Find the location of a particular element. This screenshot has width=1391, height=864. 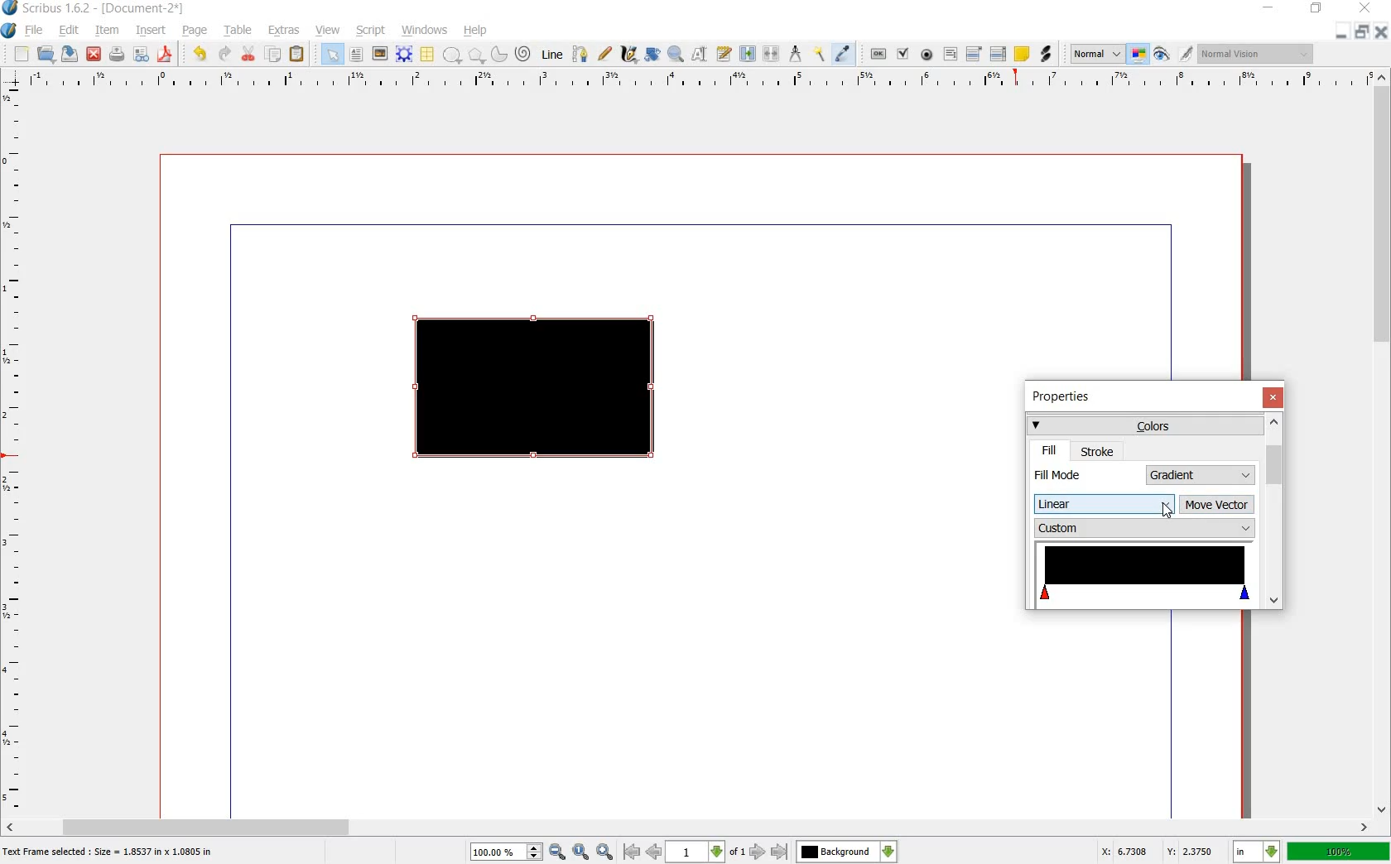

zoom in is located at coordinates (605, 852).